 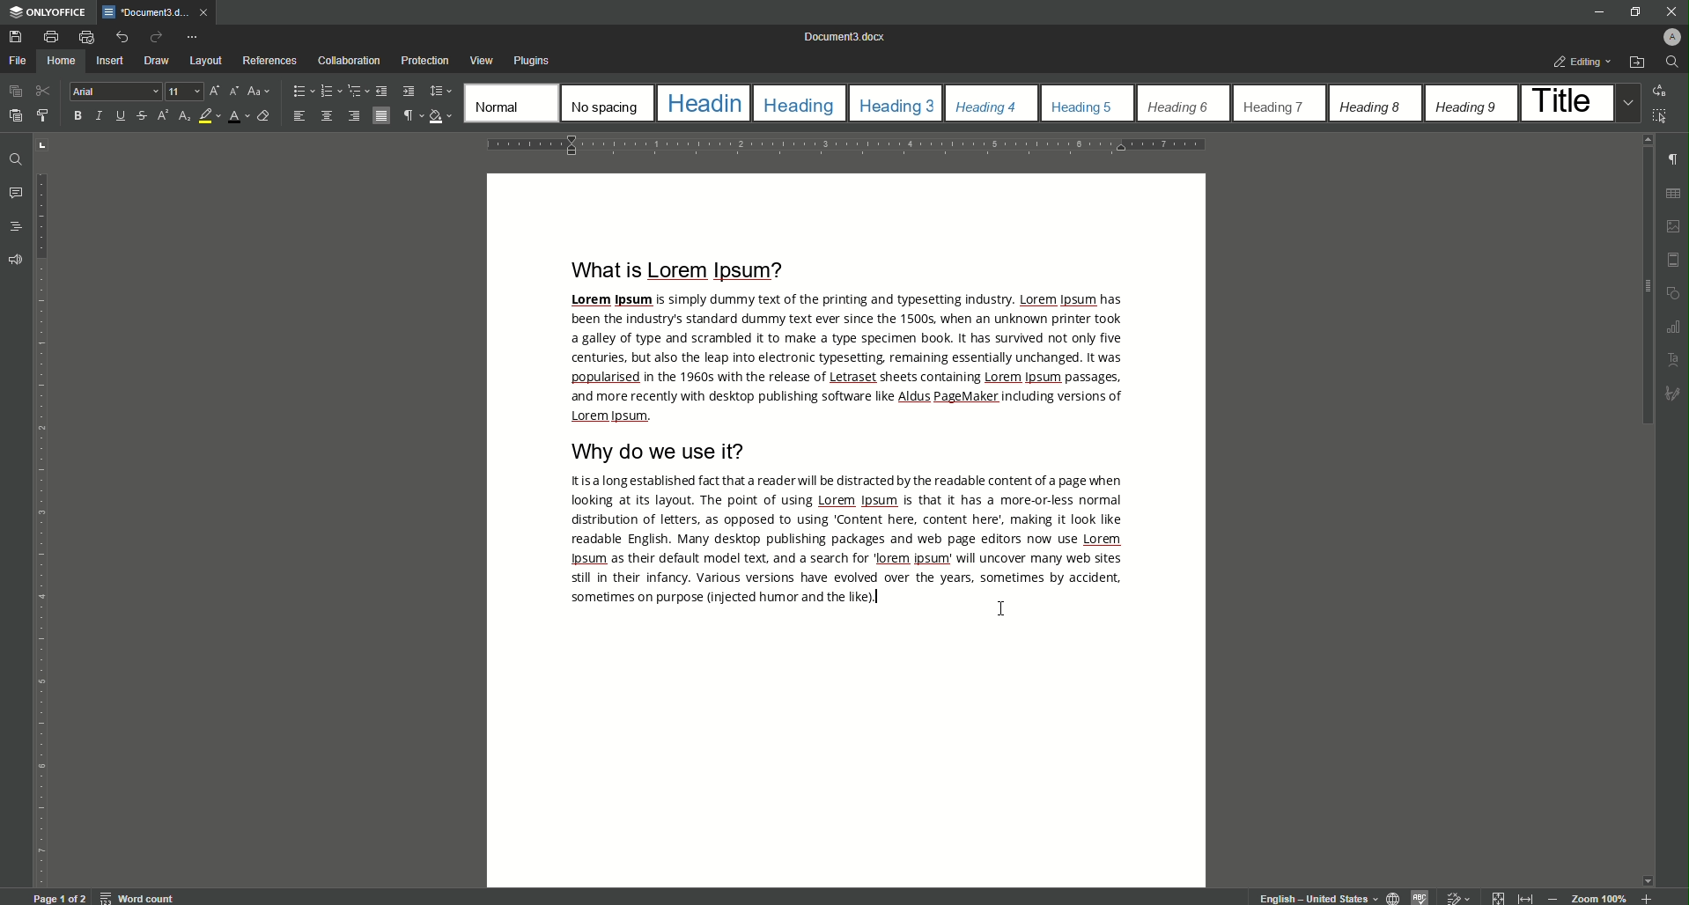 What do you see at coordinates (1625, 103) in the screenshot?
I see `Drop down` at bounding box center [1625, 103].